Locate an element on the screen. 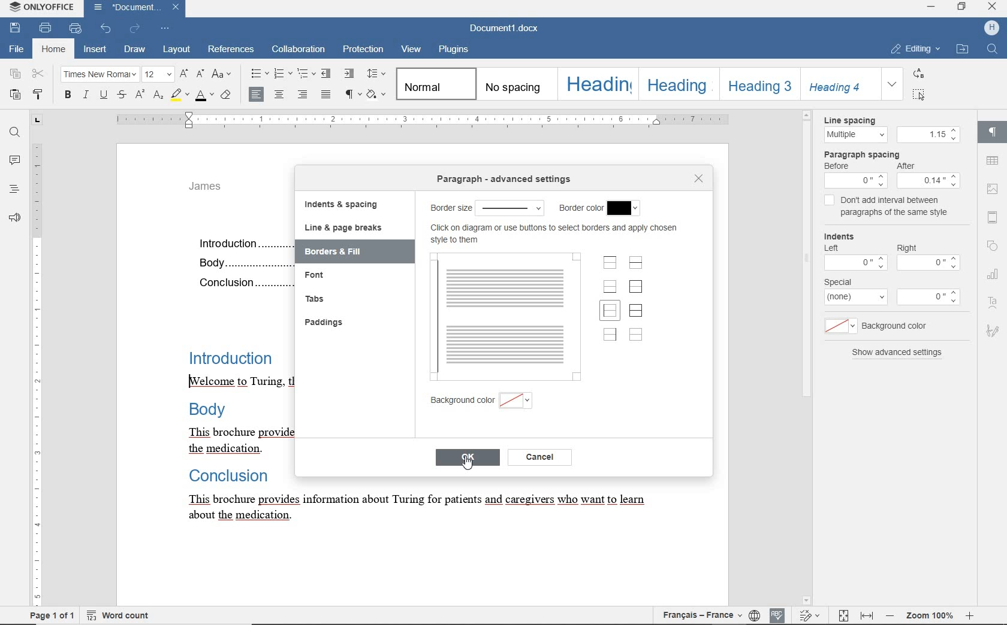  show advanced settings is located at coordinates (899, 354).